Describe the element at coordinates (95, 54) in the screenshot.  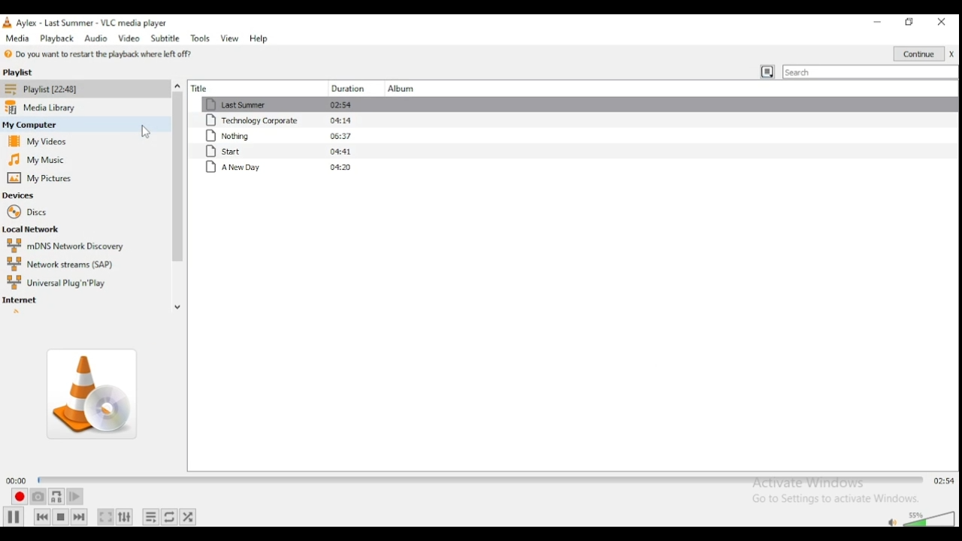
I see `do you want to restart the playback where left of?` at that location.